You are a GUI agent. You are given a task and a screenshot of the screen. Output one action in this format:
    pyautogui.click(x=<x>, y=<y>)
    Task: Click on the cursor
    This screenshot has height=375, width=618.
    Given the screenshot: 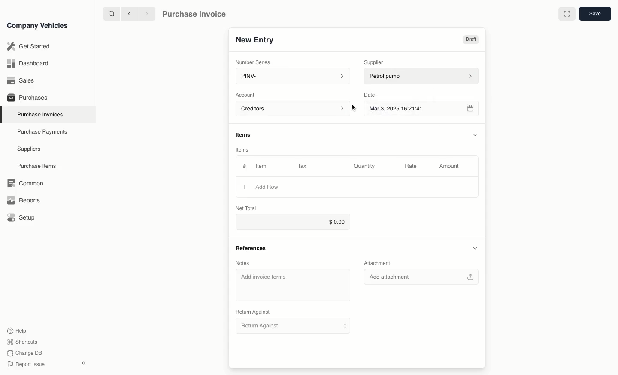 What is the action you would take?
    pyautogui.click(x=354, y=109)
    